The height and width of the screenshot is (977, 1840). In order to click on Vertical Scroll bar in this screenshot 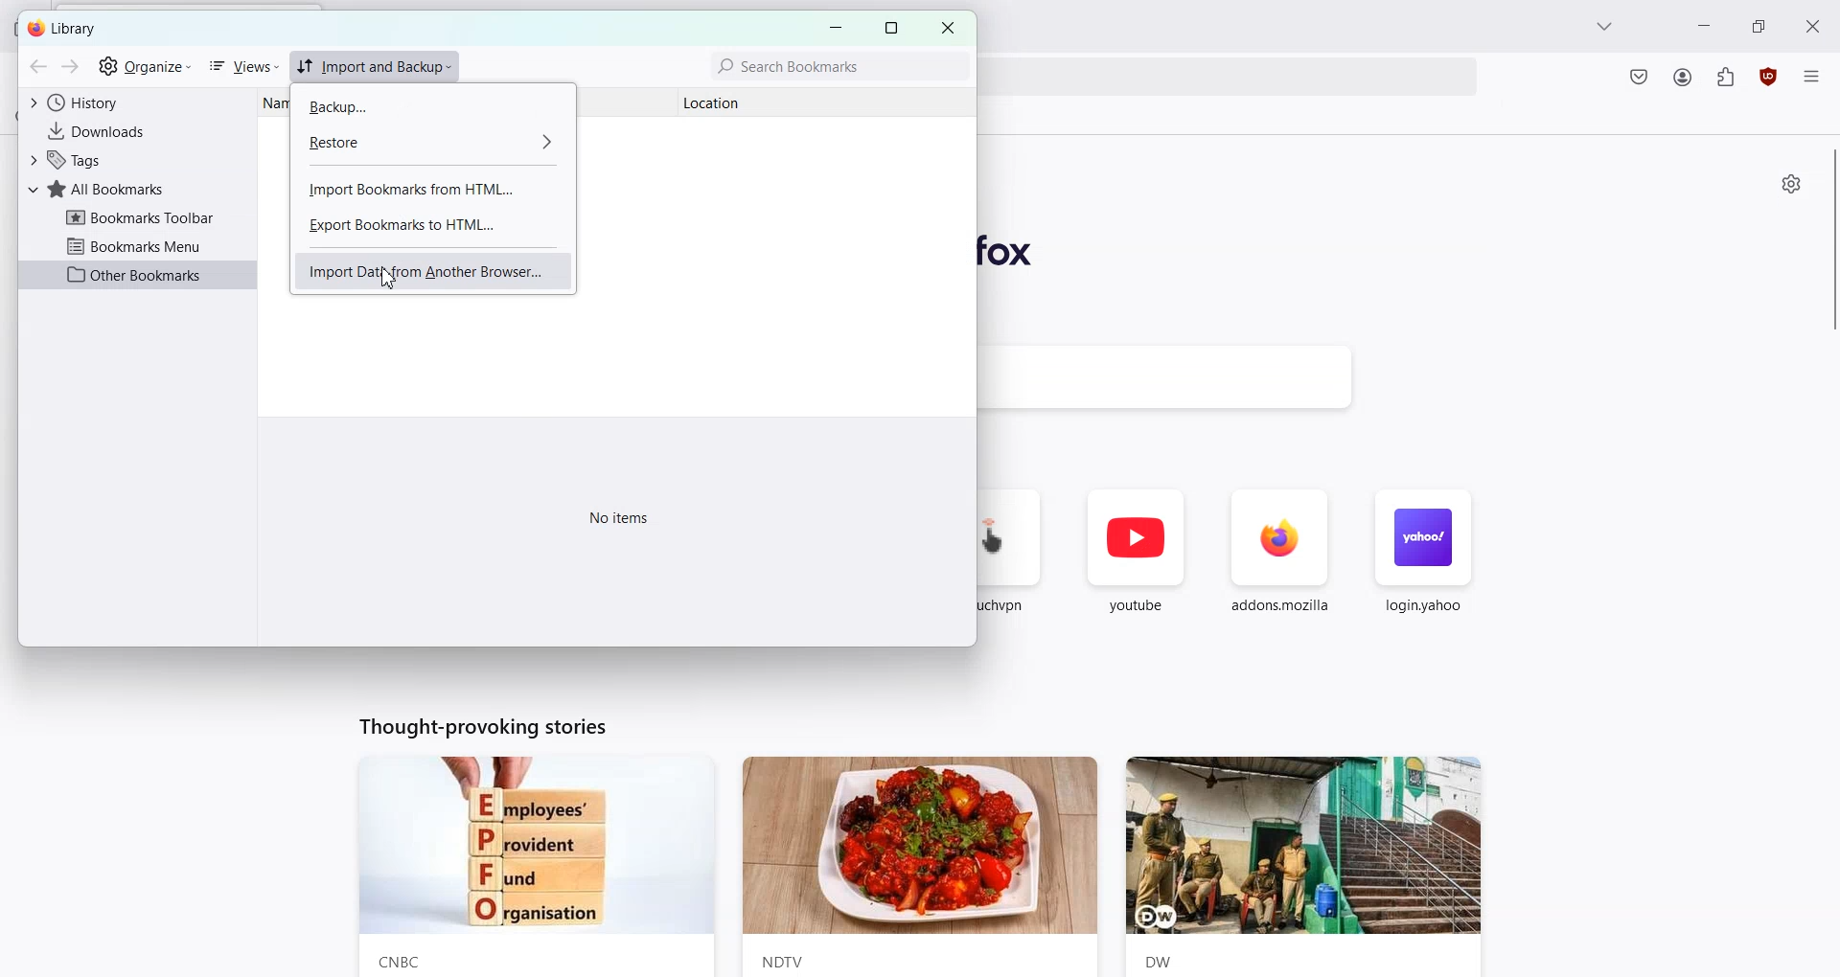, I will do `click(1828, 243)`.